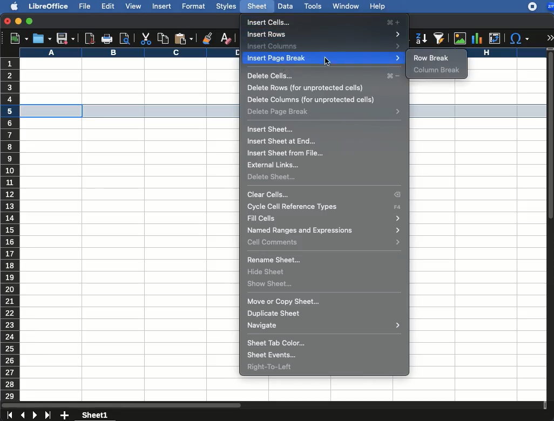 Image resolution: width=554 pixels, height=421 pixels. I want to click on insert, so click(164, 6).